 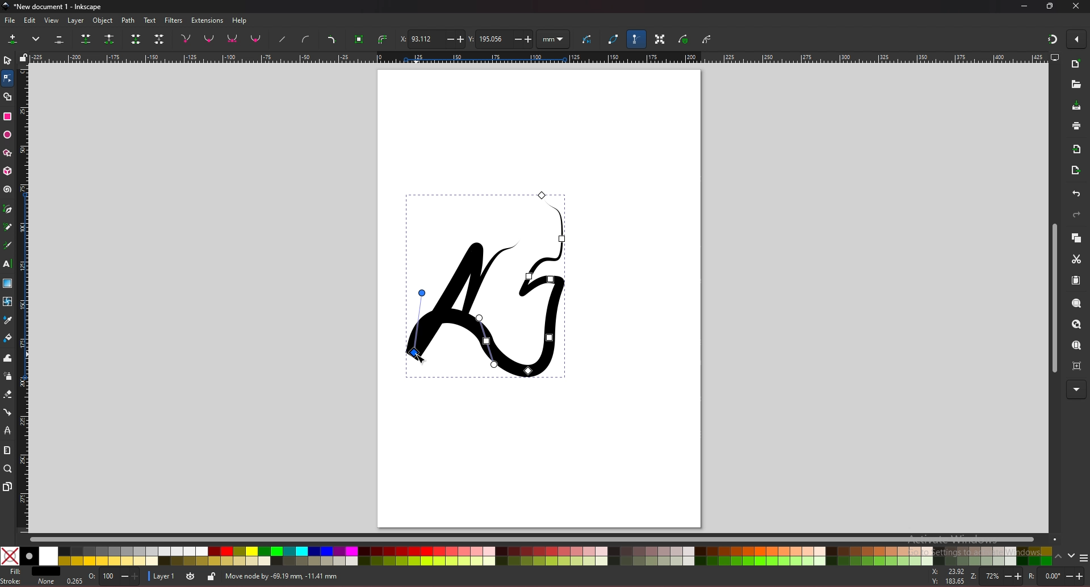 What do you see at coordinates (282, 40) in the screenshot?
I see `straighten line` at bounding box center [282, 40].